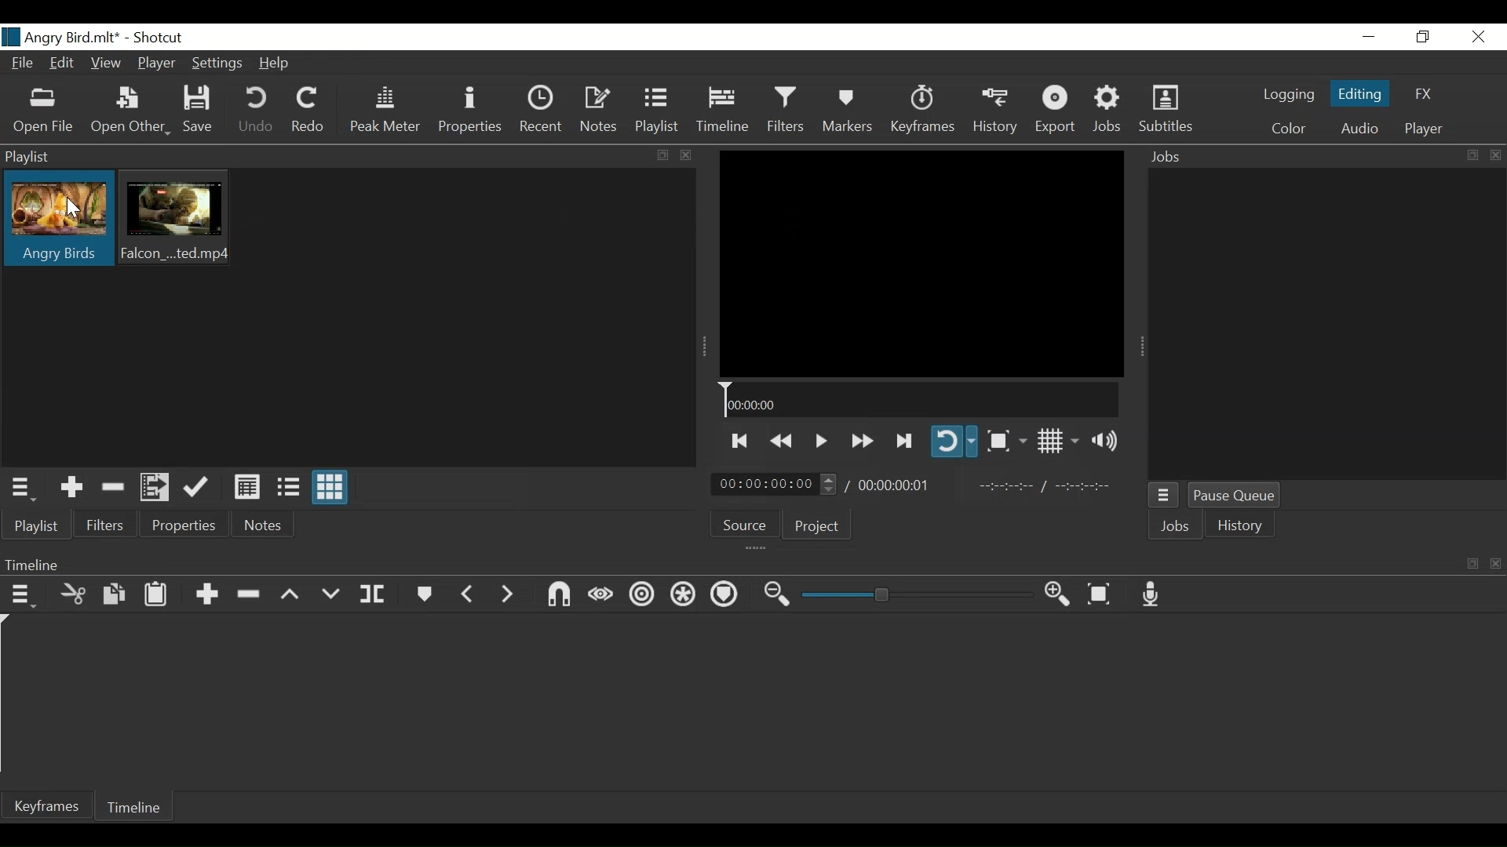 Image resolution: width=1507 pixels, height=847 pixels. Describe the element at coordinates (63, 64) in the screenshot. I see `Edit` at that location.